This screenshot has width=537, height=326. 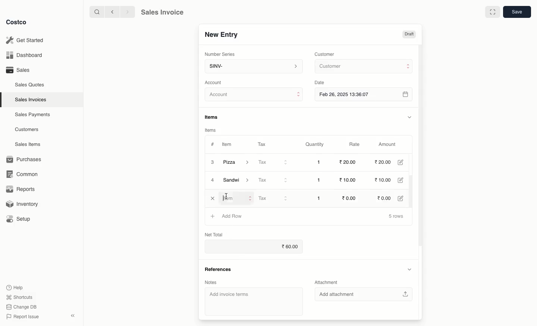 What do you see at coordinates (291, 247) in the screenshot?
I see `60.00` at bounding box center [291, 247].